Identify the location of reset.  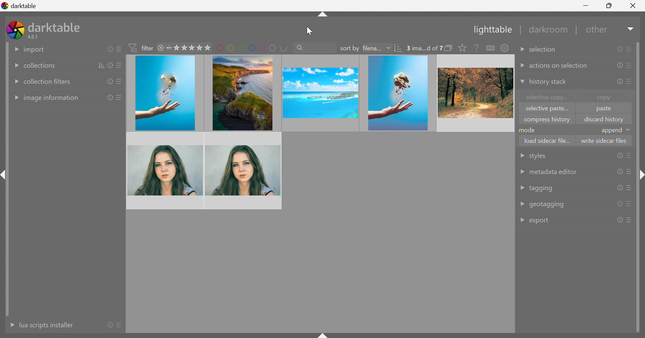
(618, 82).